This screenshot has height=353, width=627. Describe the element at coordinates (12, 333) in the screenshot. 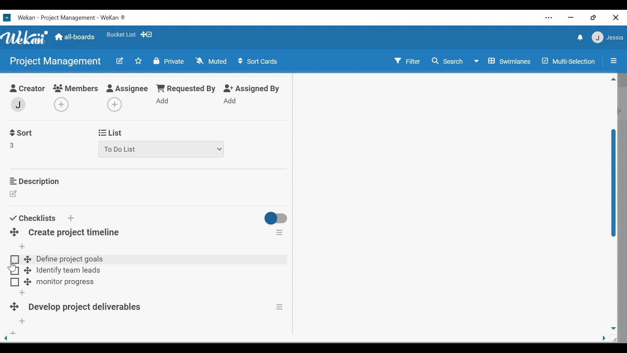

I see `add` at that location.